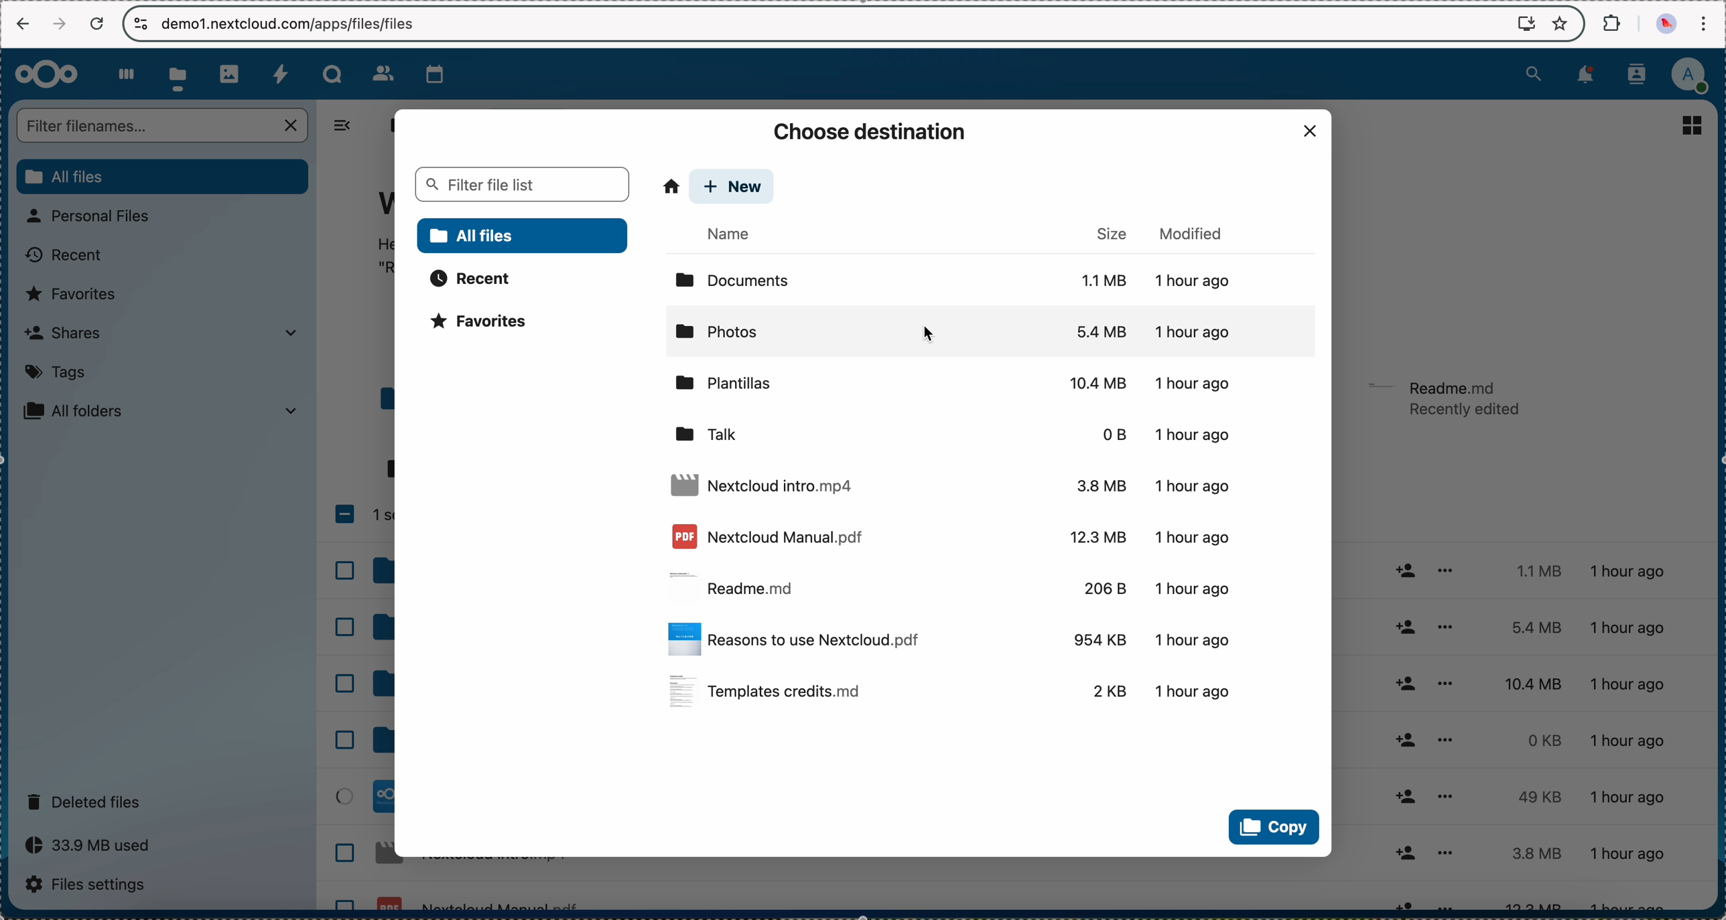  What do you see at coordinates (1611, 24) in the screenshot?
I see `extensions` at bounding box center [1611, 24].